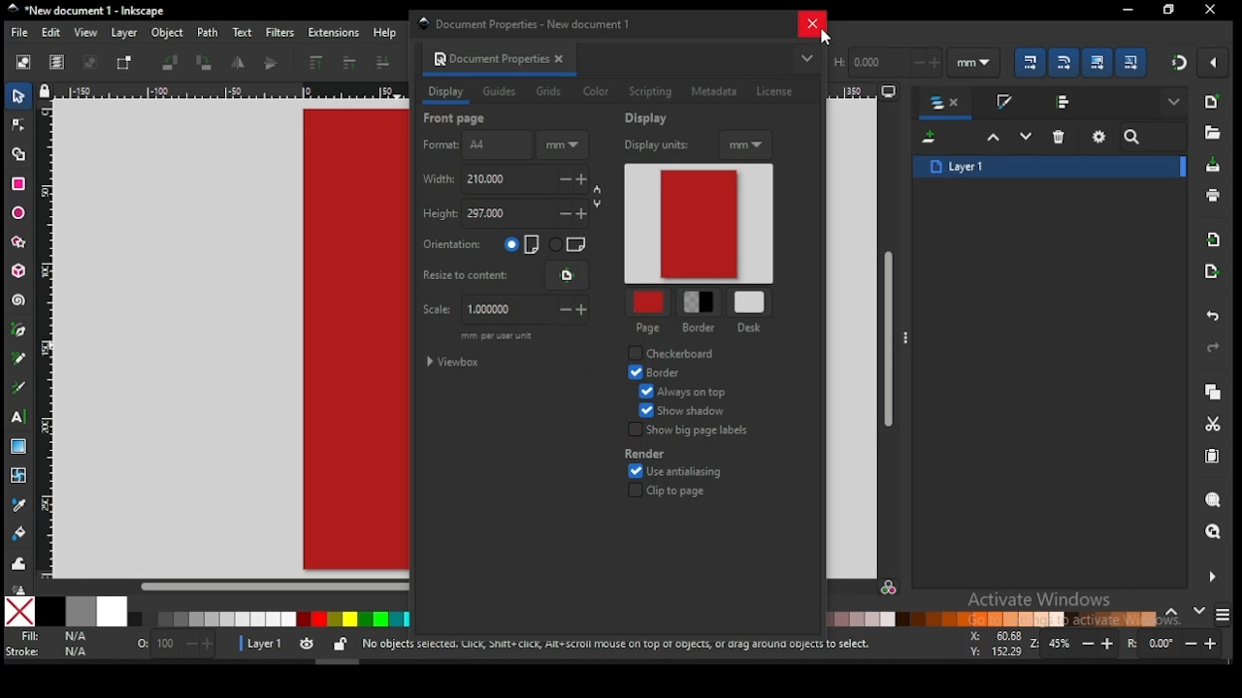 The width and height of the screenshot is (1242, 698). I want to click on width, so click(514, 179).